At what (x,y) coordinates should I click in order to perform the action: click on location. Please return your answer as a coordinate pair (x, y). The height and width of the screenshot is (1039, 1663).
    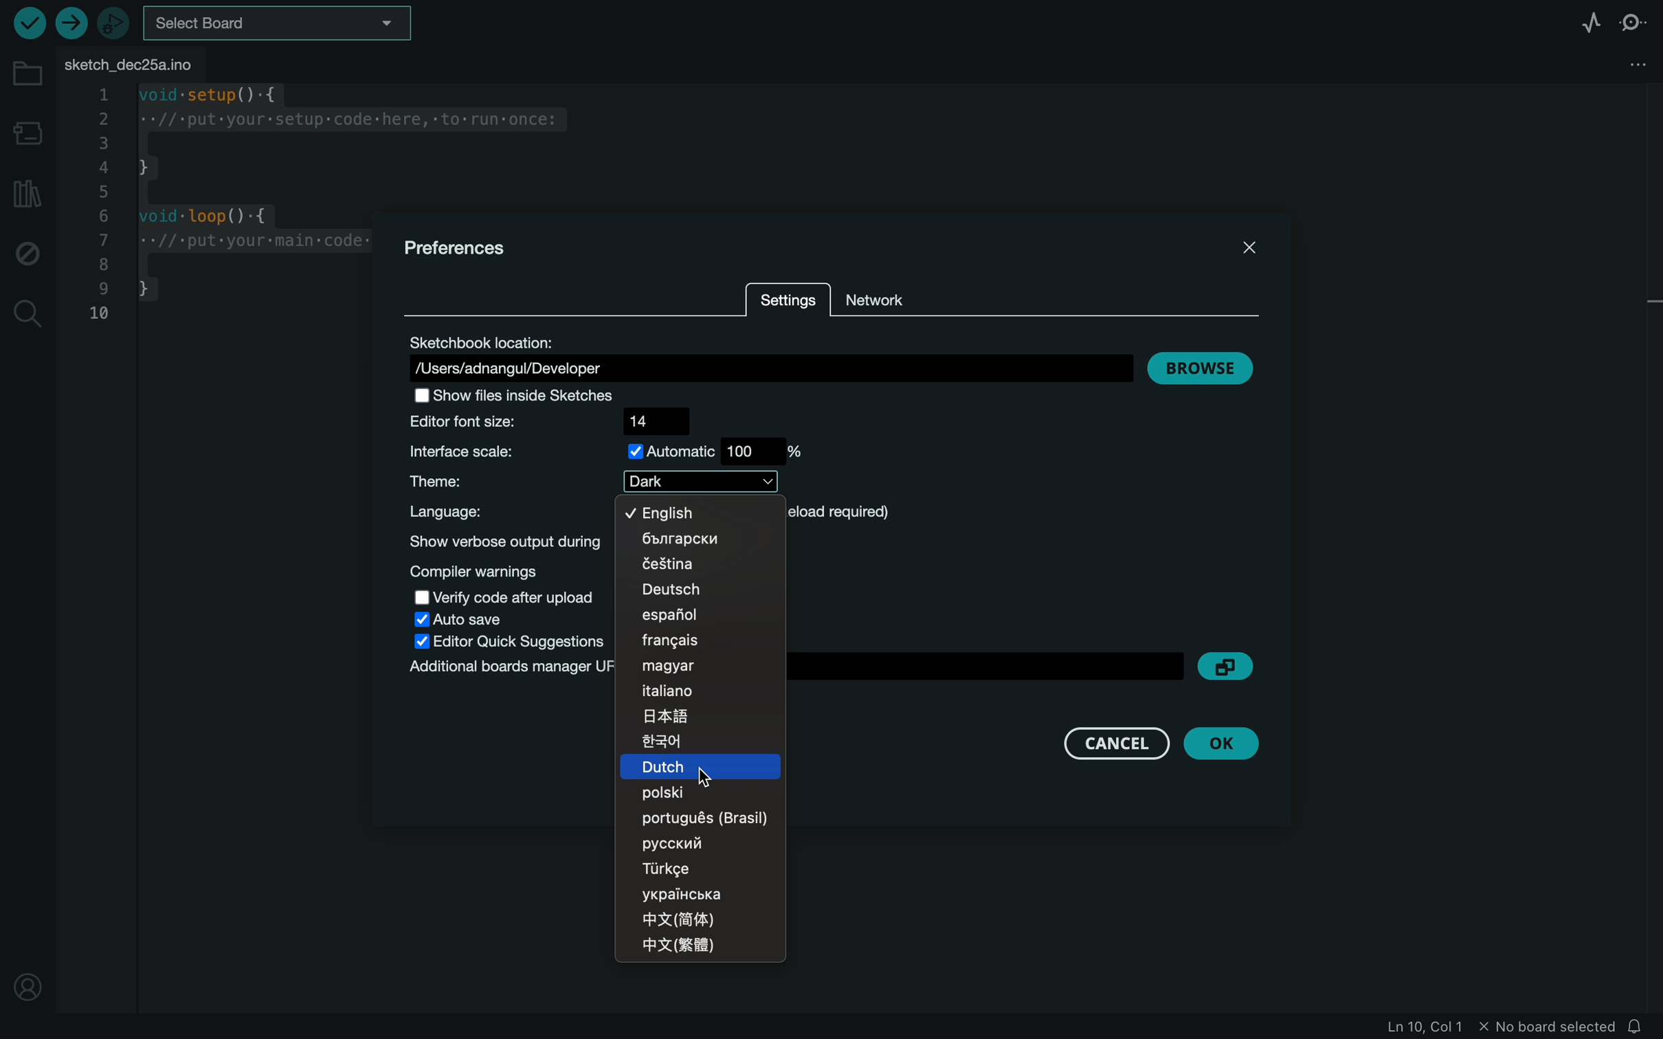
    Looking at the image, I should click on (773, 355).